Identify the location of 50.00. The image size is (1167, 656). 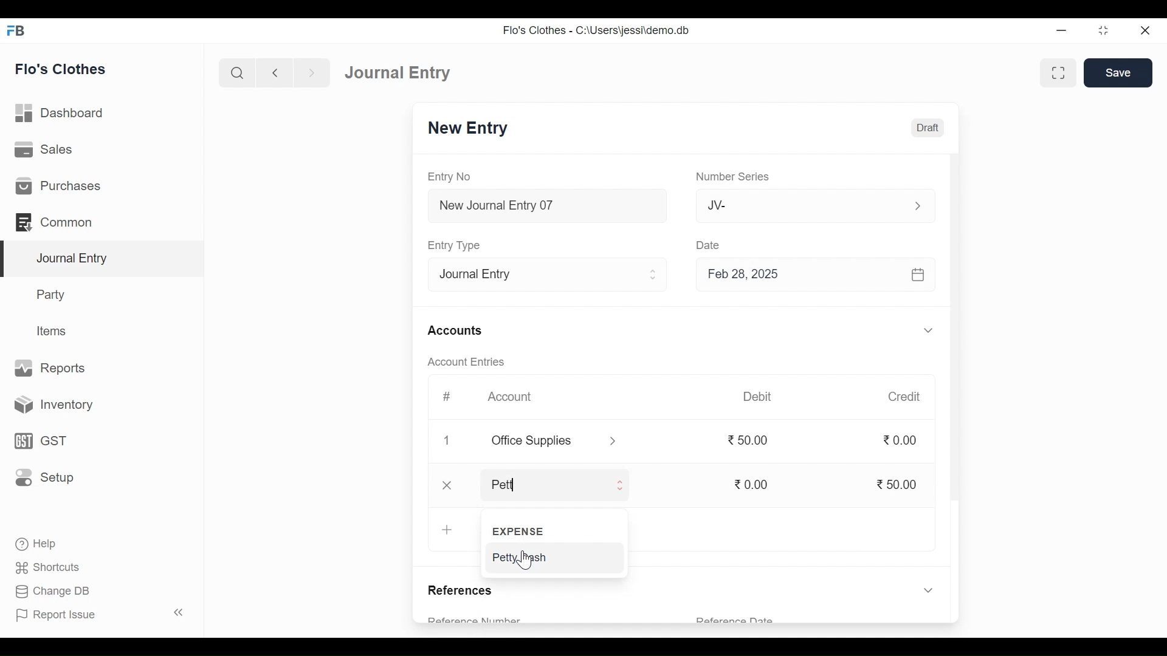
(897, 485).